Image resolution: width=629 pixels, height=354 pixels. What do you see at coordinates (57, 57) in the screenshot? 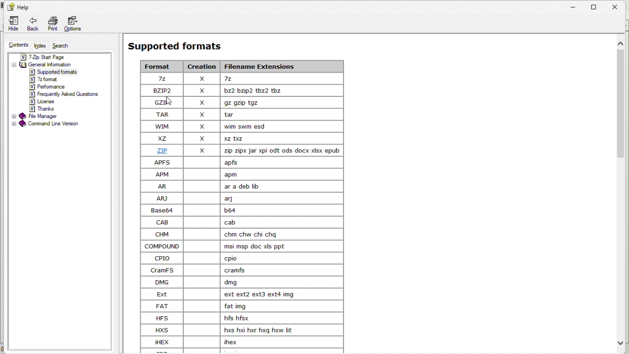
I see `7 zip start page` at bounding box center [57, 57].